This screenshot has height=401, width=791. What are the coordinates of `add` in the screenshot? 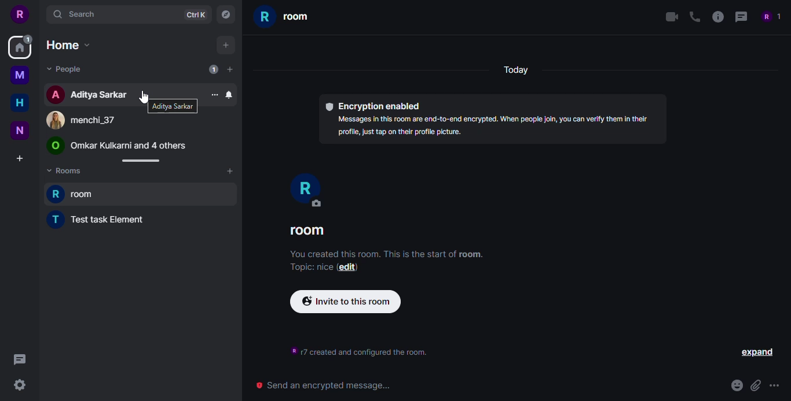 It's located at (225, 45).